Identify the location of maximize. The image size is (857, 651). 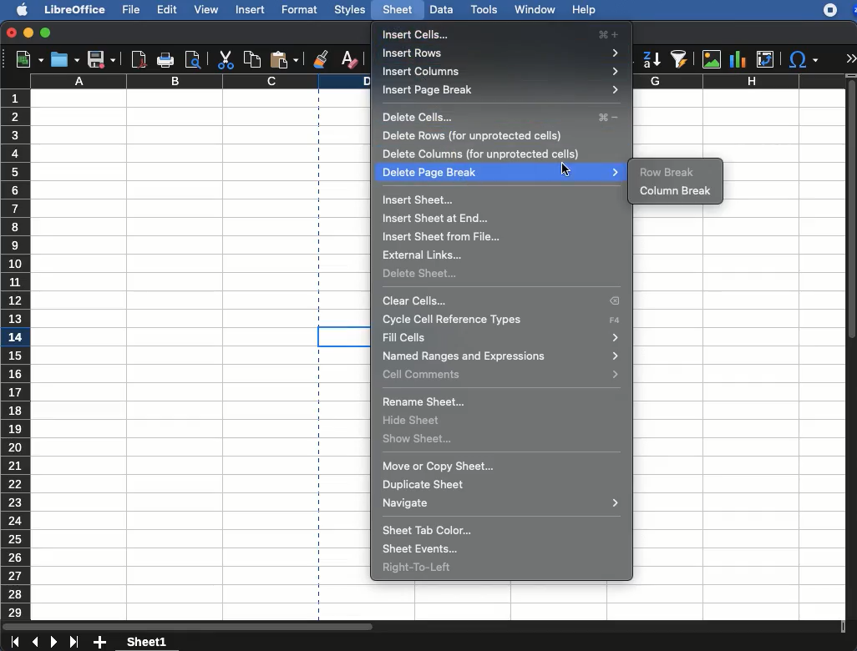
(45, 33).